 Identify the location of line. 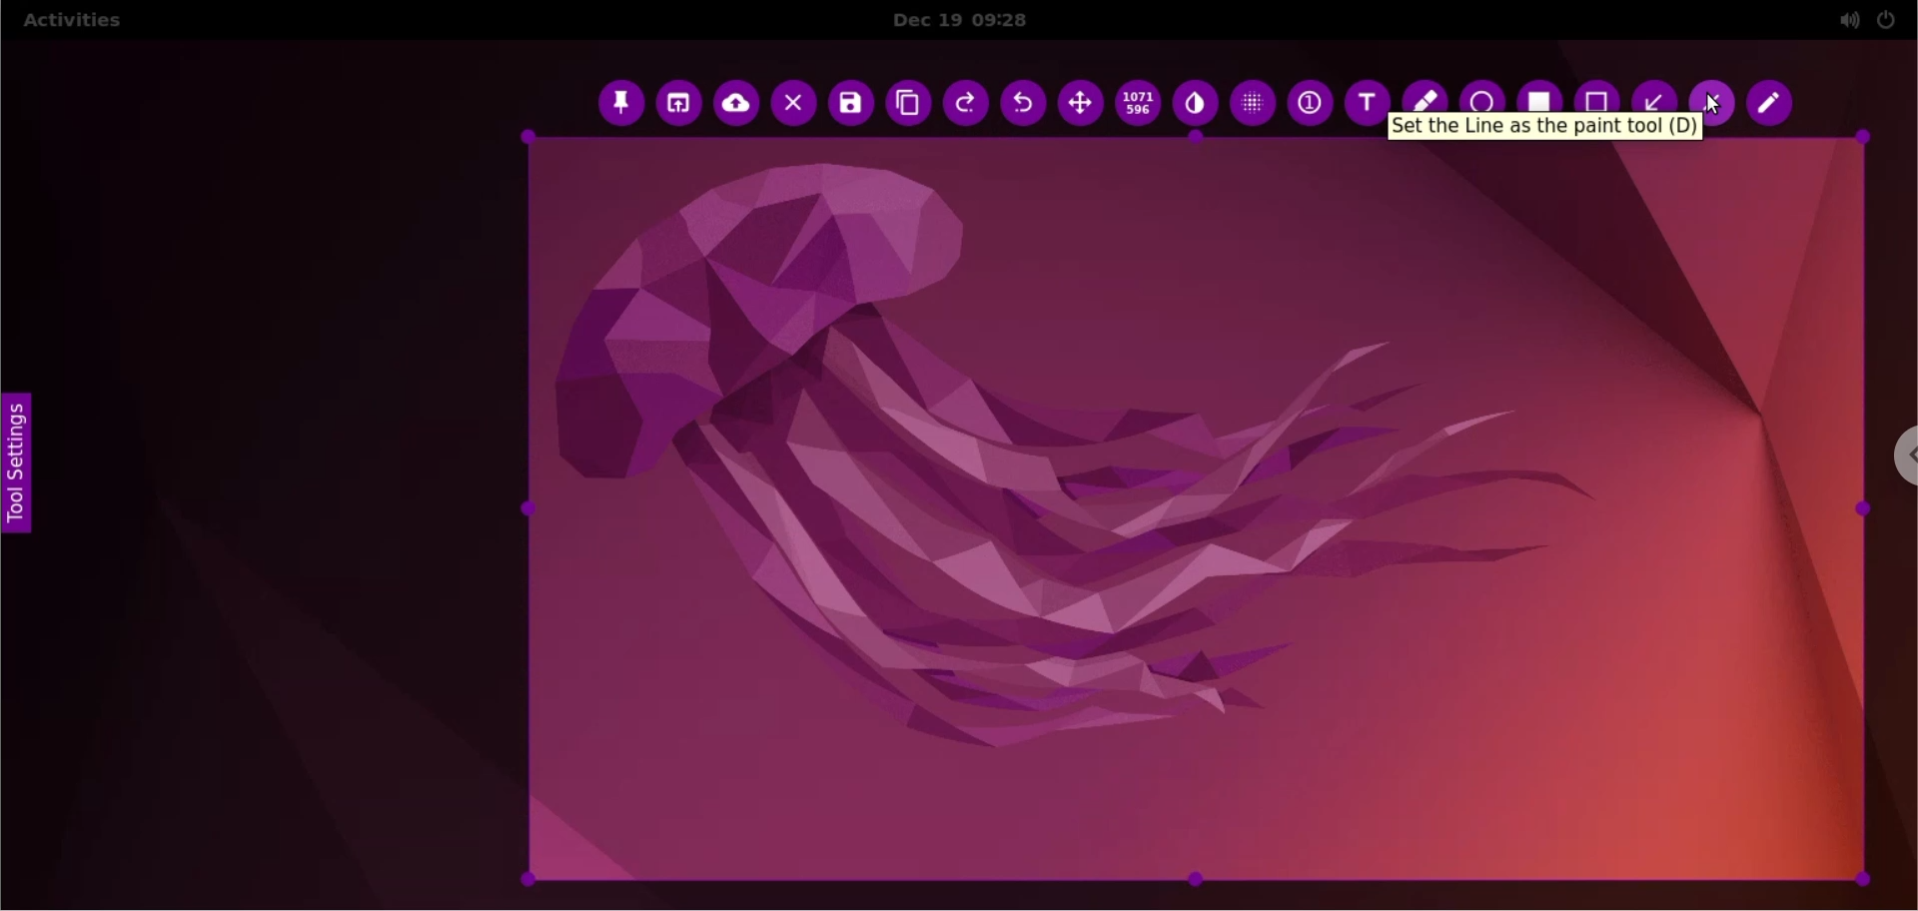
(1709, 104).